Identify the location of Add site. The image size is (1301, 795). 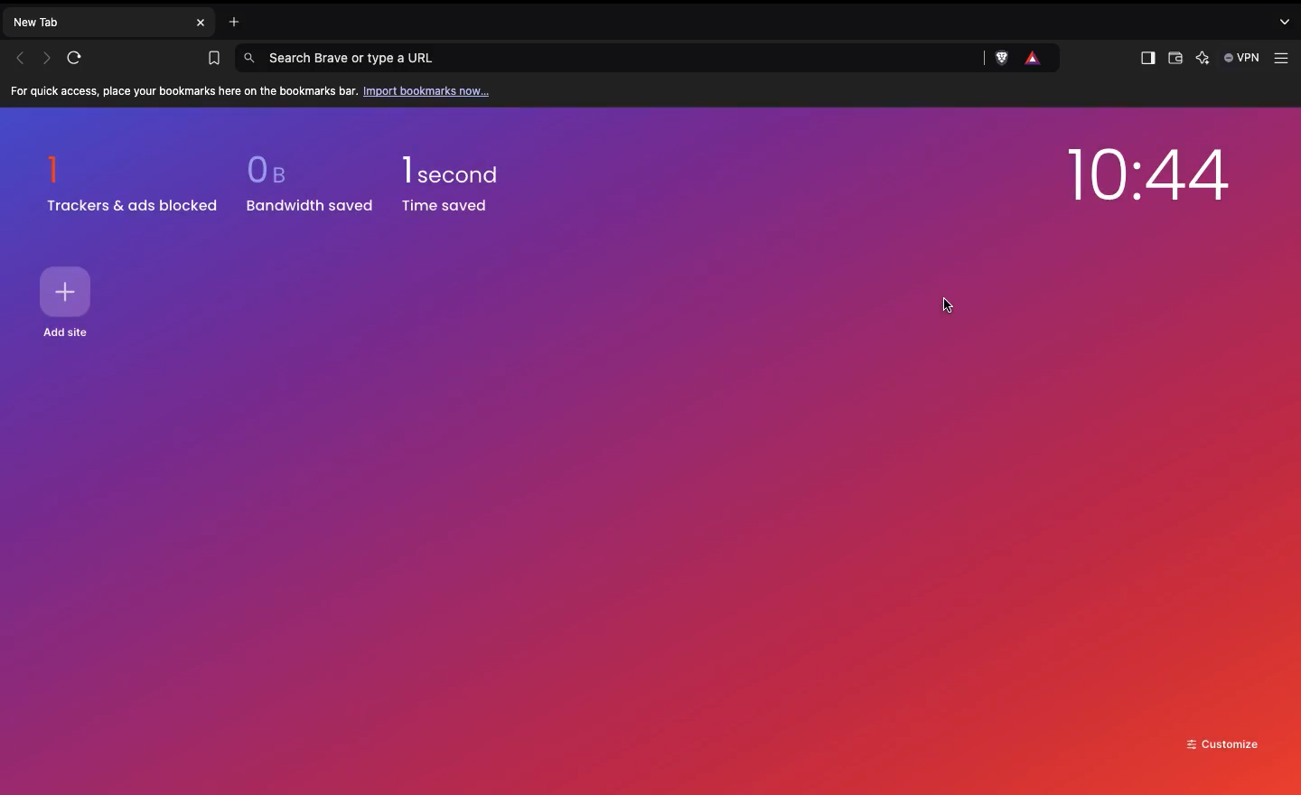
(70, 333).